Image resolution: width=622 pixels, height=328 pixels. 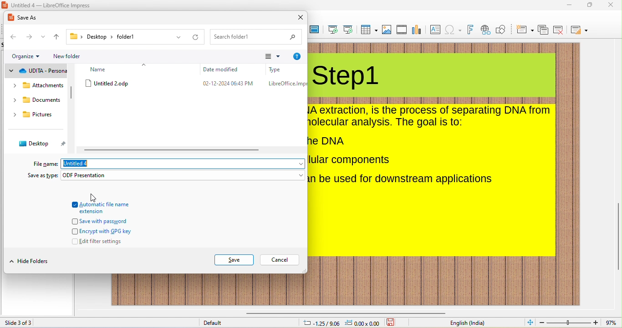 What do you see at coordinates (286, 85) in the screenshot?
I see `type` at bounding box center [286, 85].